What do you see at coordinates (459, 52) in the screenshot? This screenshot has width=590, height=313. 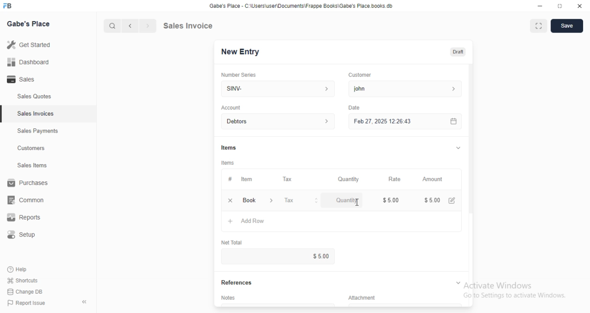 I see `Draft` at bounding box center [459, 52].